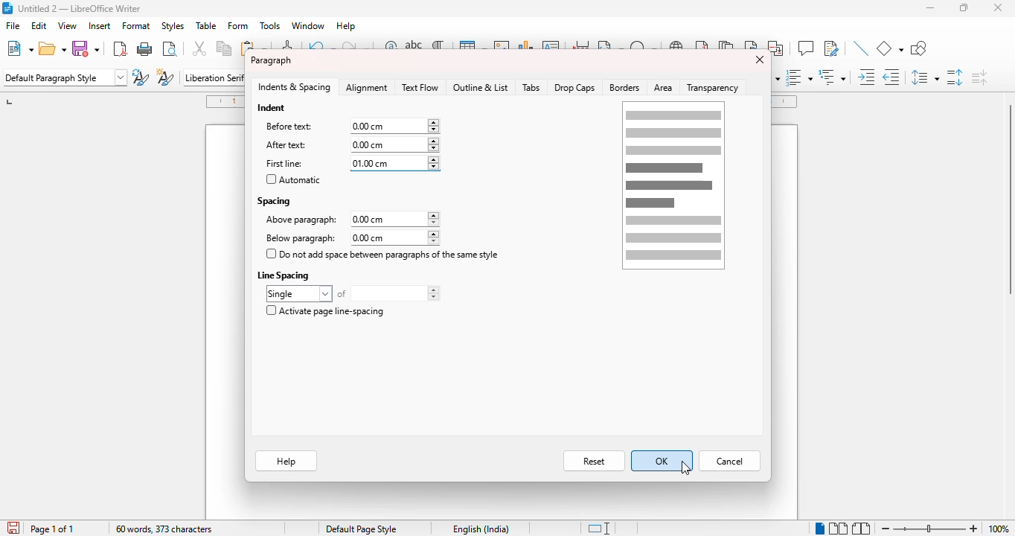 The width and height of the screenshot is (1015, 536). I want to click on select outline format, so click(833, 77).